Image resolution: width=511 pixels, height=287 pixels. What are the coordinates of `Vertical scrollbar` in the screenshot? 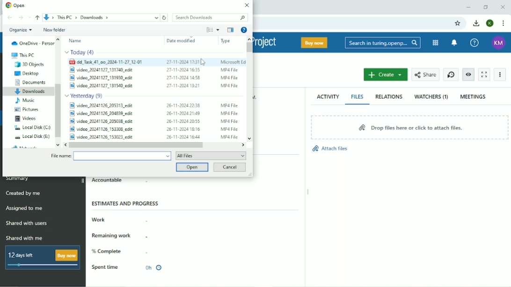 It's located at (58, 110).